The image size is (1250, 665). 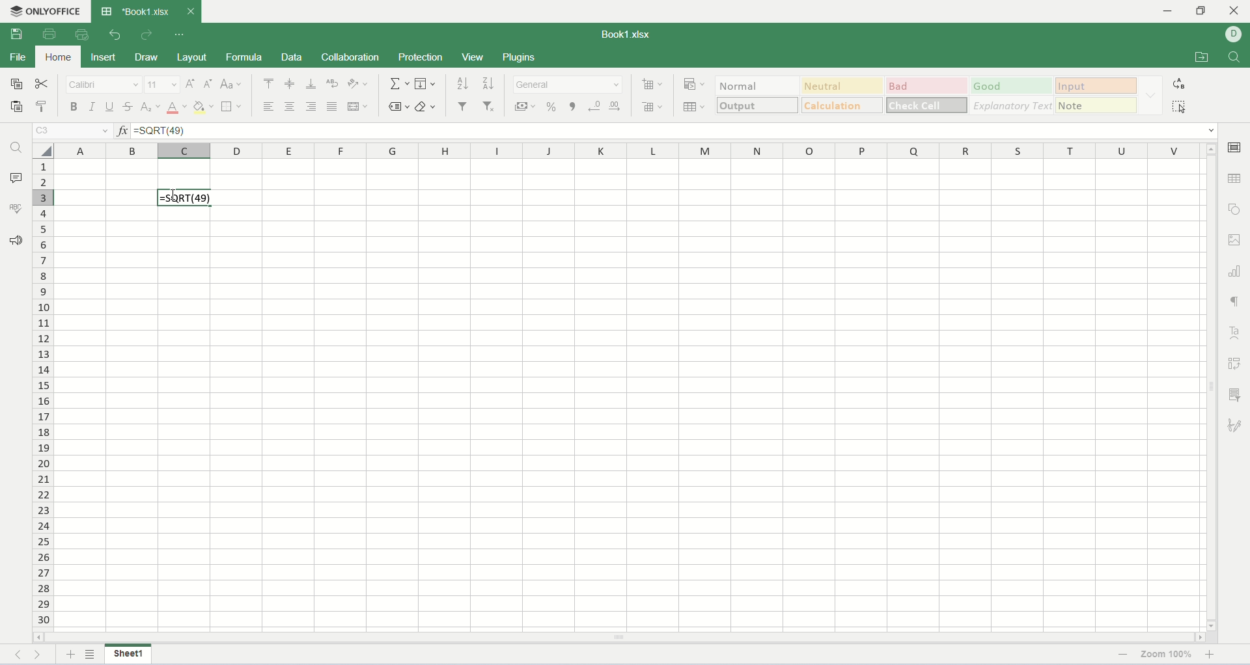 What do you see at coordinates (1011, 86) in the screenshot?
I see `good` at bounding box center [1011, 86].